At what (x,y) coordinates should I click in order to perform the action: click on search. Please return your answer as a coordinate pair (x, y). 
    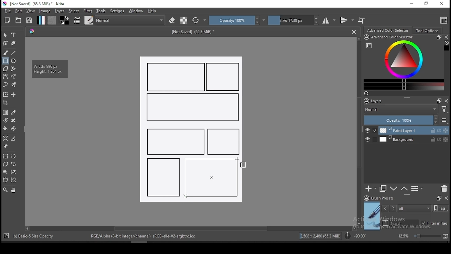
    Looking at the image, I should click on (401, 223).